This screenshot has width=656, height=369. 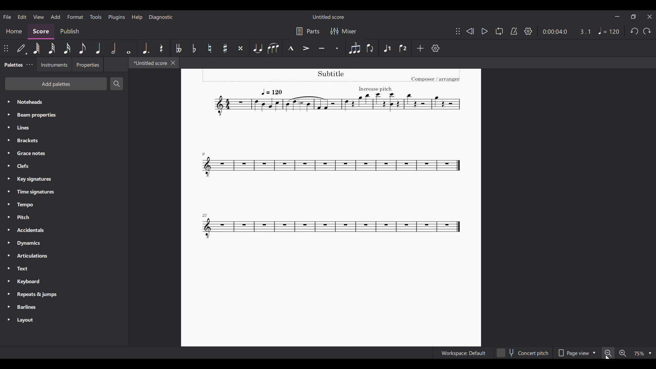 What do you see at coordinates (64, 307) in the screenshot?
I see `Barlines` at bounding box center [64, 307].